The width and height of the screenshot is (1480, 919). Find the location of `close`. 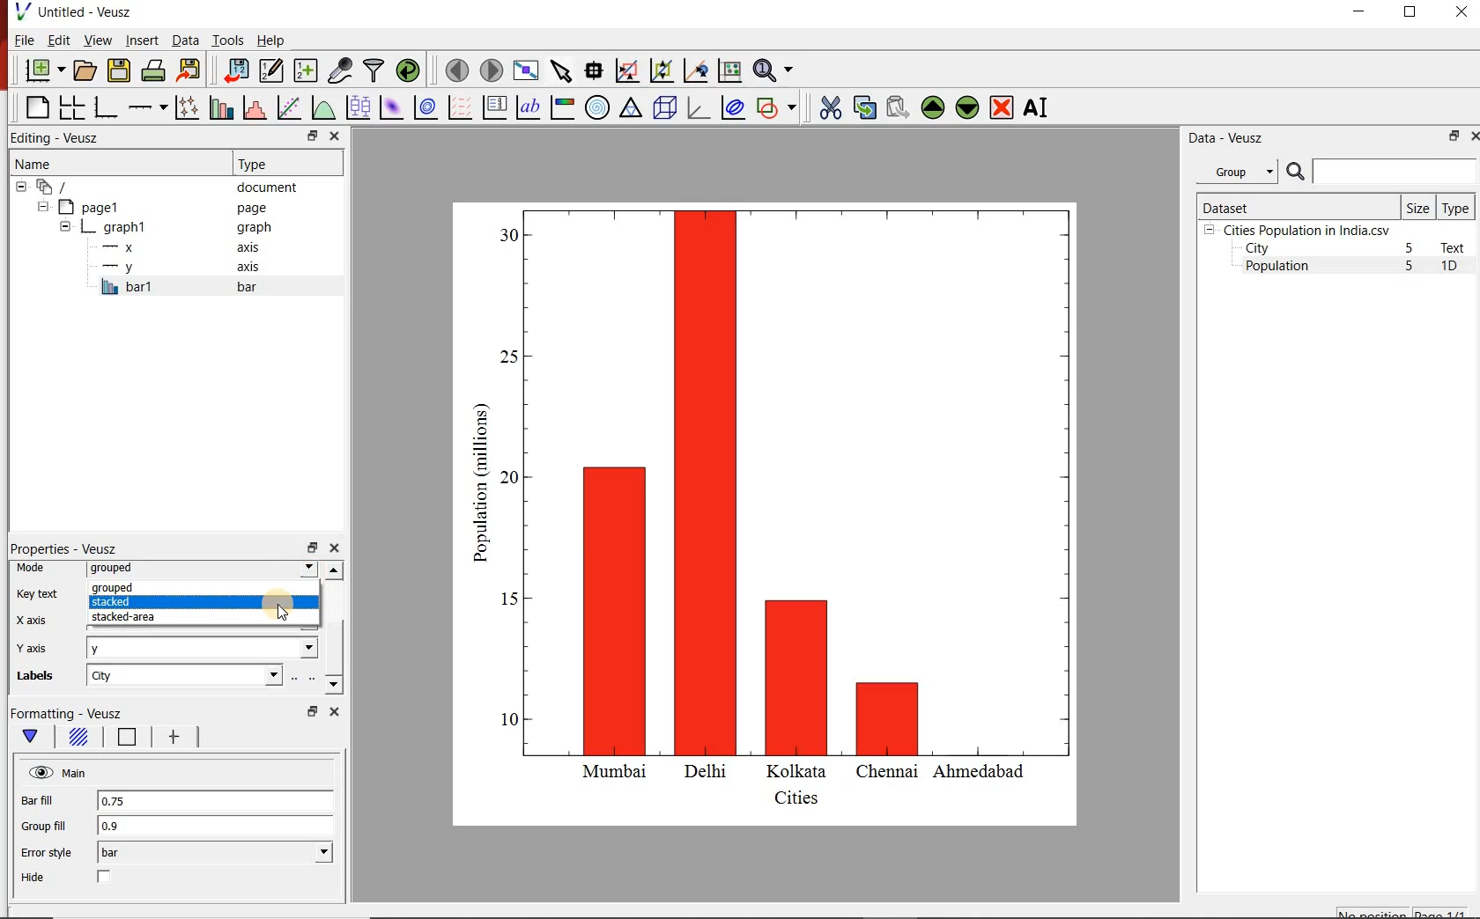

close is located at coordinates (1473, 136).